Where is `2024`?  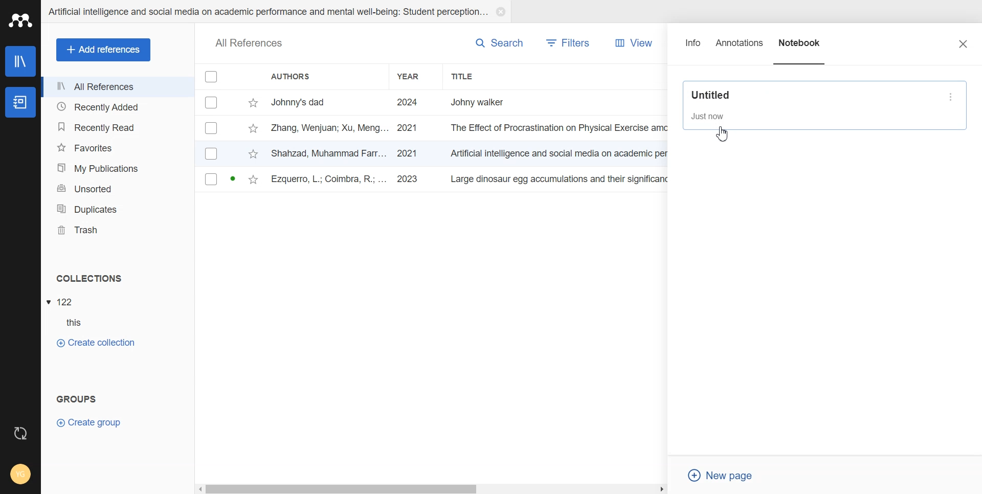
2024 is located at coordinates (408, 103).